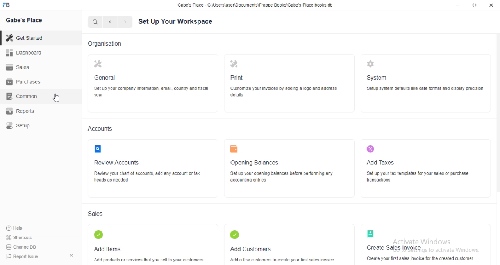 Image resolution: width=500 pixels, height=265 pixels. Describe the element at coordinates (100, 129) in the screenshot. I see `Accounts` at that location.